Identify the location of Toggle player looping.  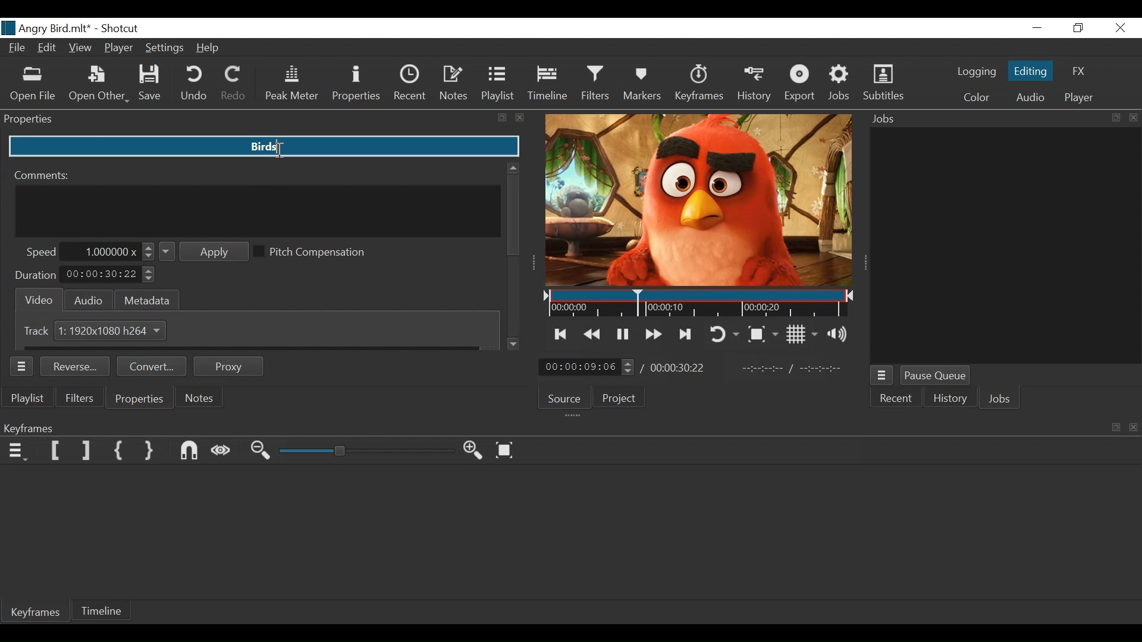
(726, 334).